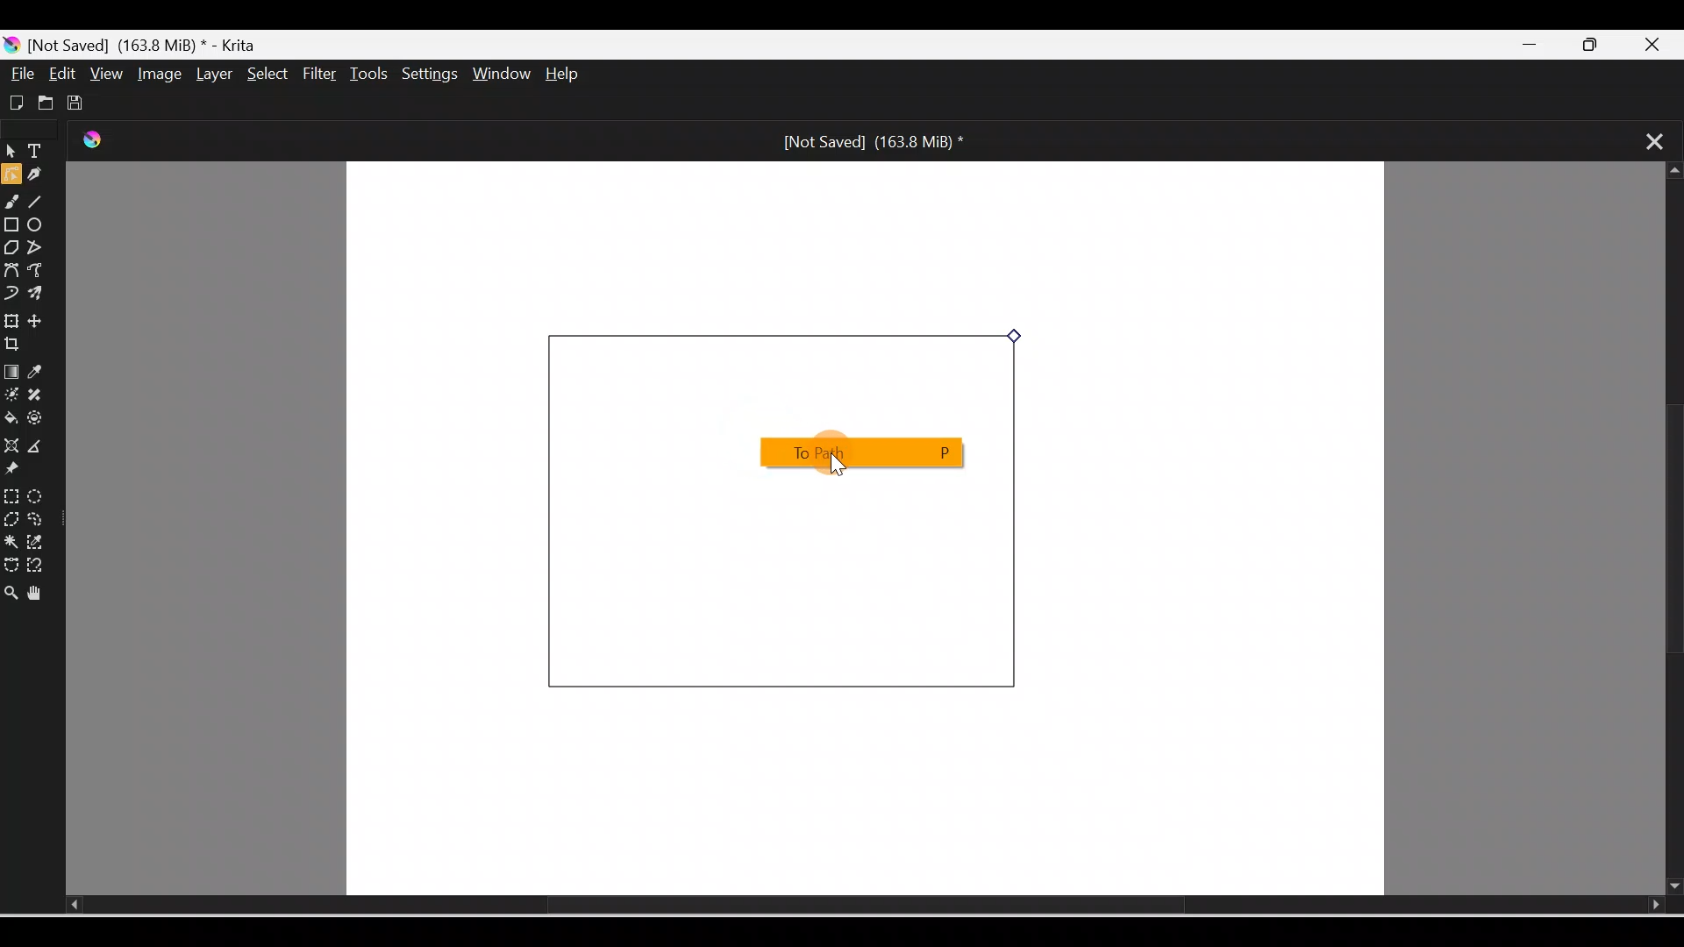 The image size is (1684, 947). Describe the element at coordinates (23, 74) in the screenshot. I see `File` at that location.